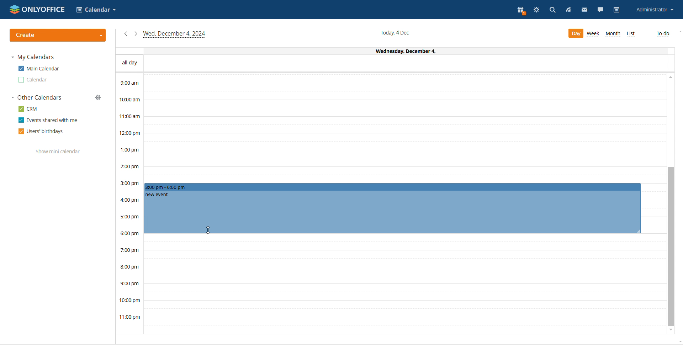 This screenshot has width=683, height=345. What do you see at coordinates (37, 97) in the screenshot?
I see `calendars` at bounding box center [37, 97].